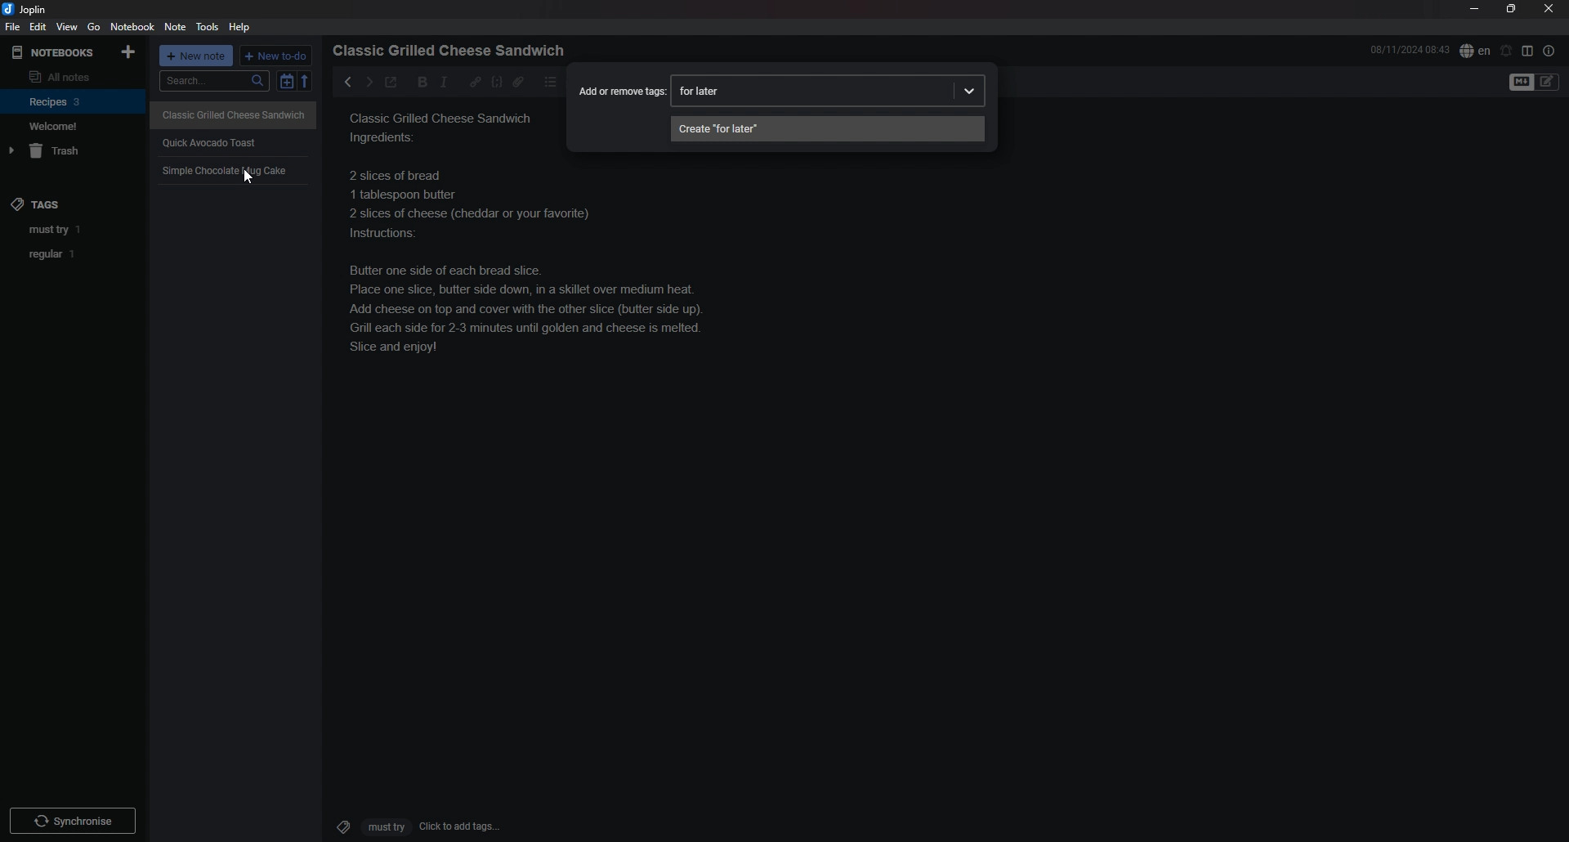  I want to click on tags, so click(38, 199).